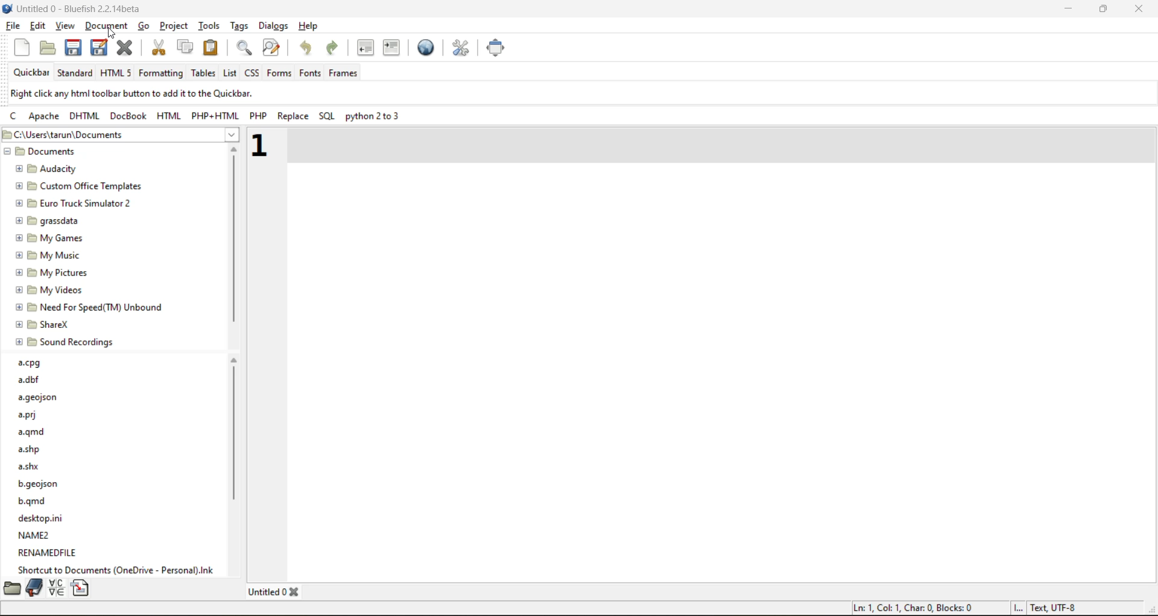 This screenshot has height=616, width=1158. Describe the element at coordinates (50, 238) in the screenshot. I see `my games` at that location.